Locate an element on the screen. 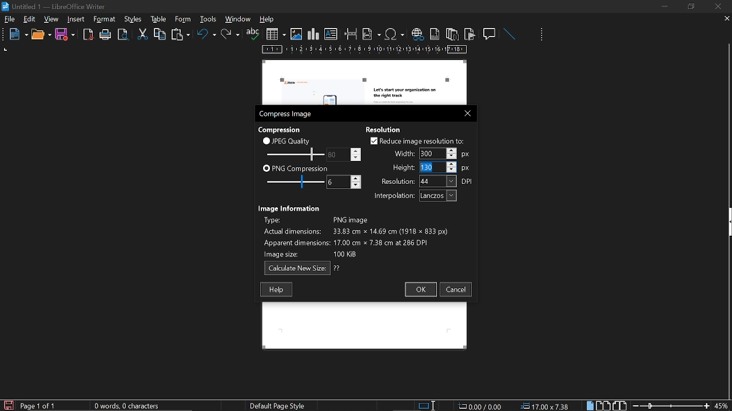  jpeg quality scale is located at coordinates (293, 154).